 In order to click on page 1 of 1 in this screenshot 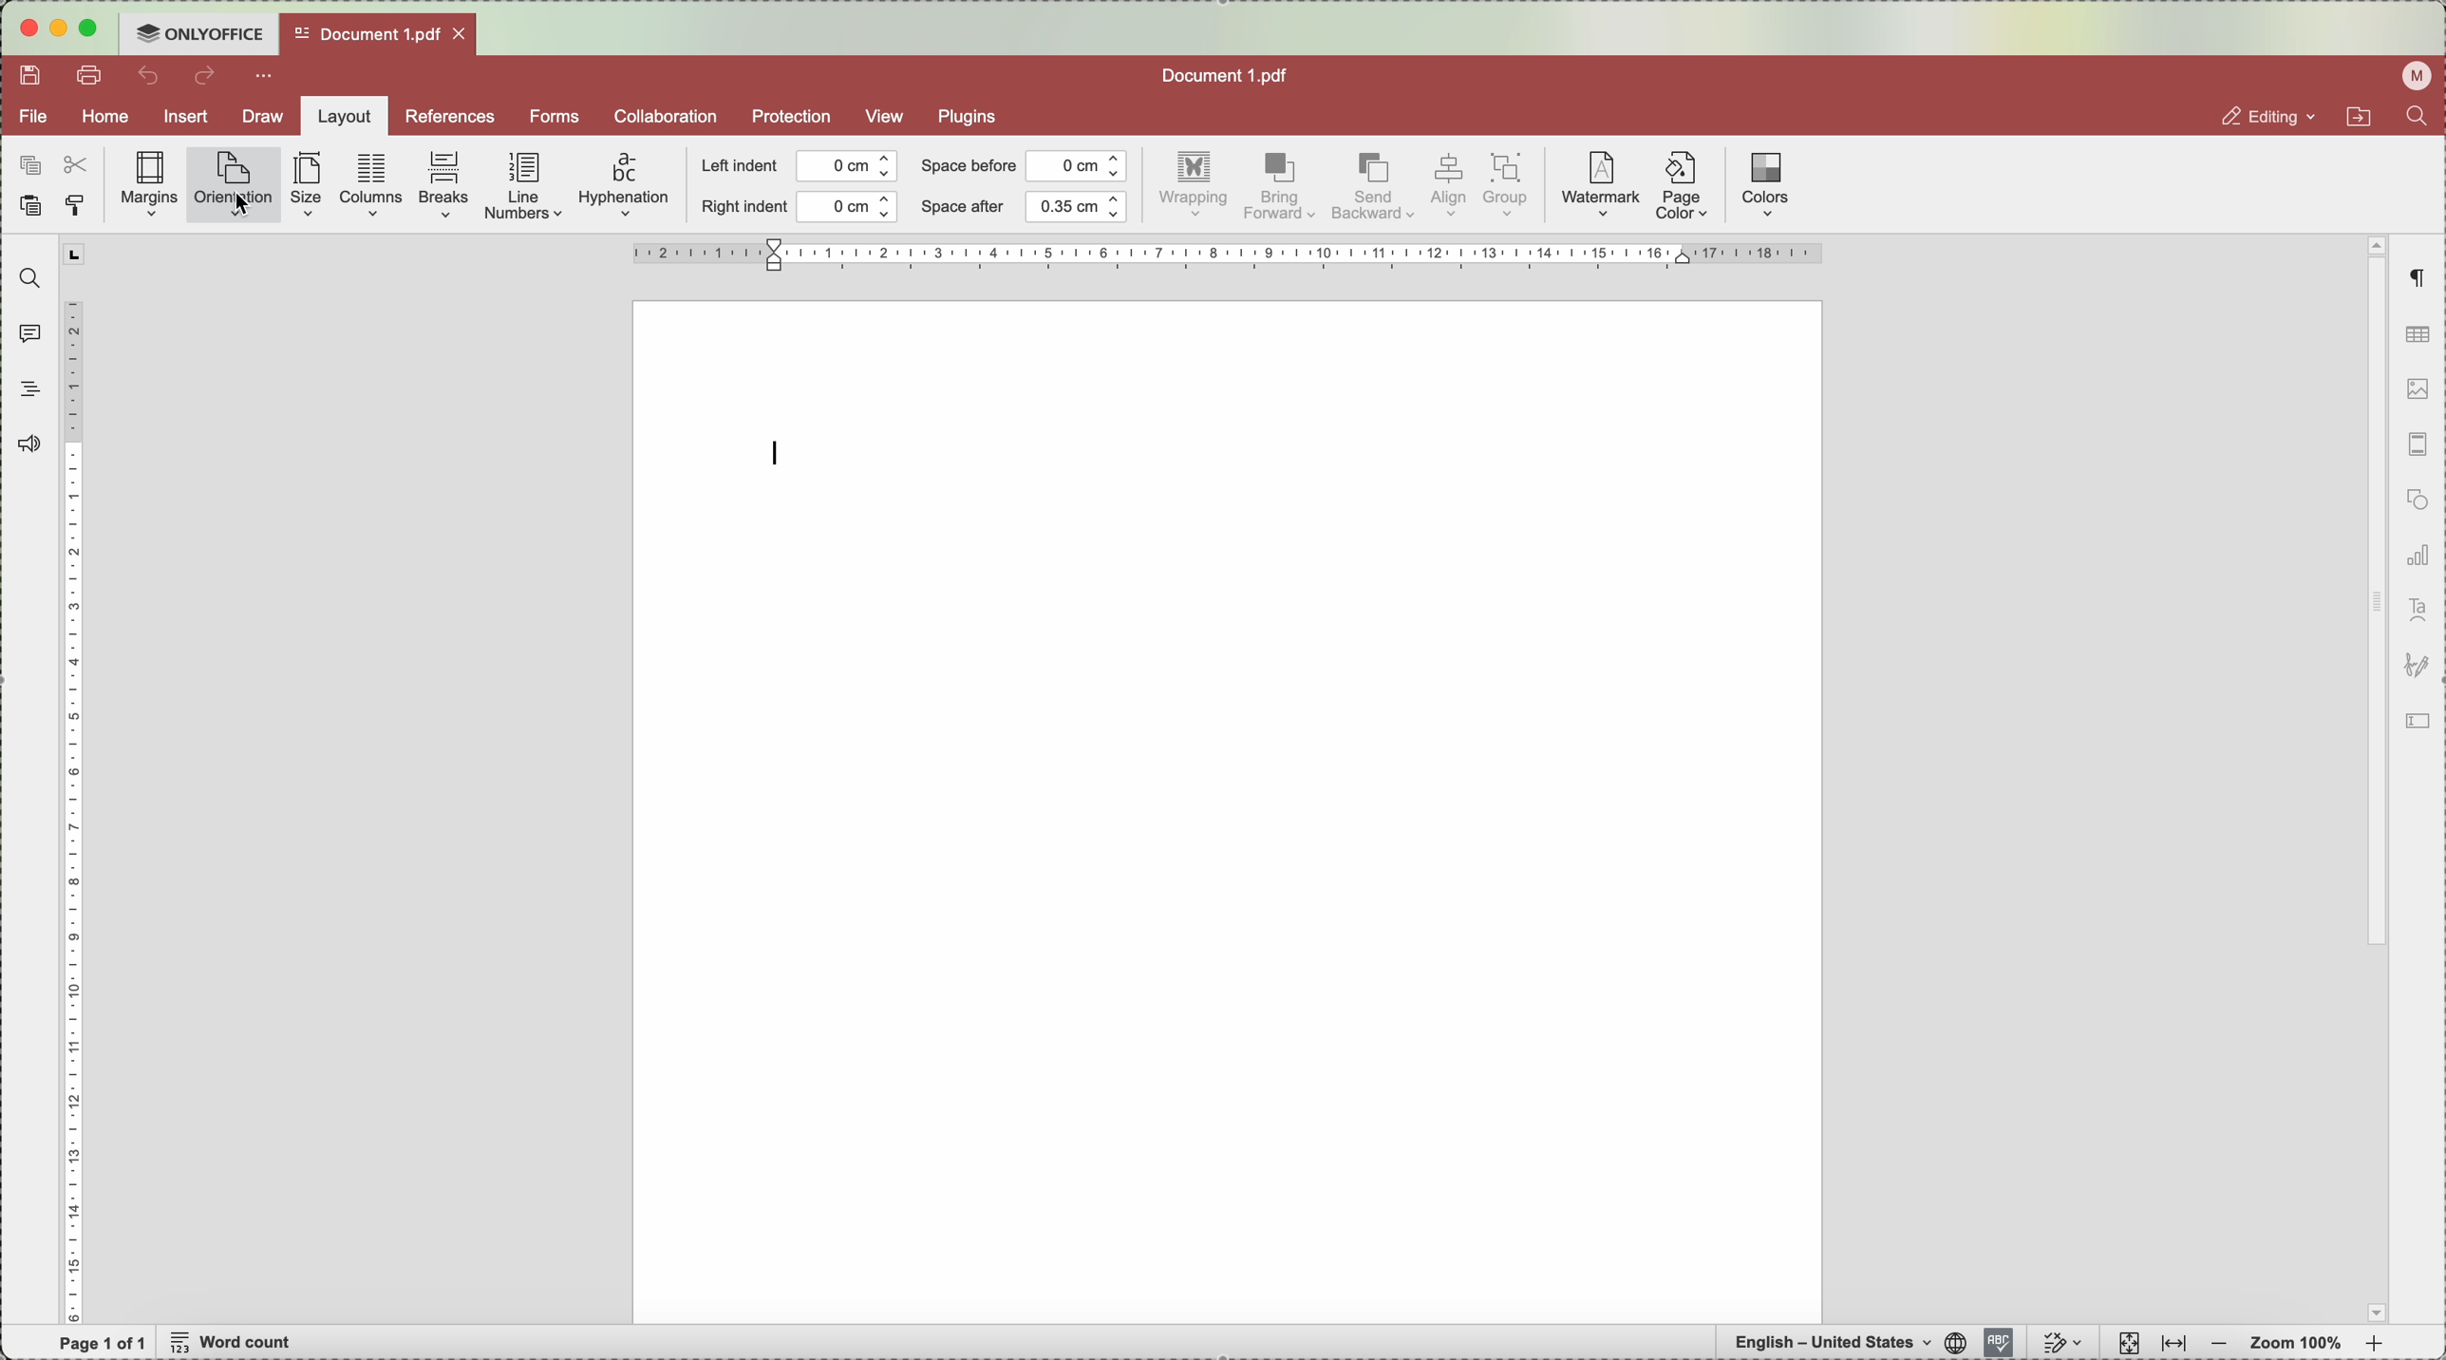, I will do `click(103, 1343)`.